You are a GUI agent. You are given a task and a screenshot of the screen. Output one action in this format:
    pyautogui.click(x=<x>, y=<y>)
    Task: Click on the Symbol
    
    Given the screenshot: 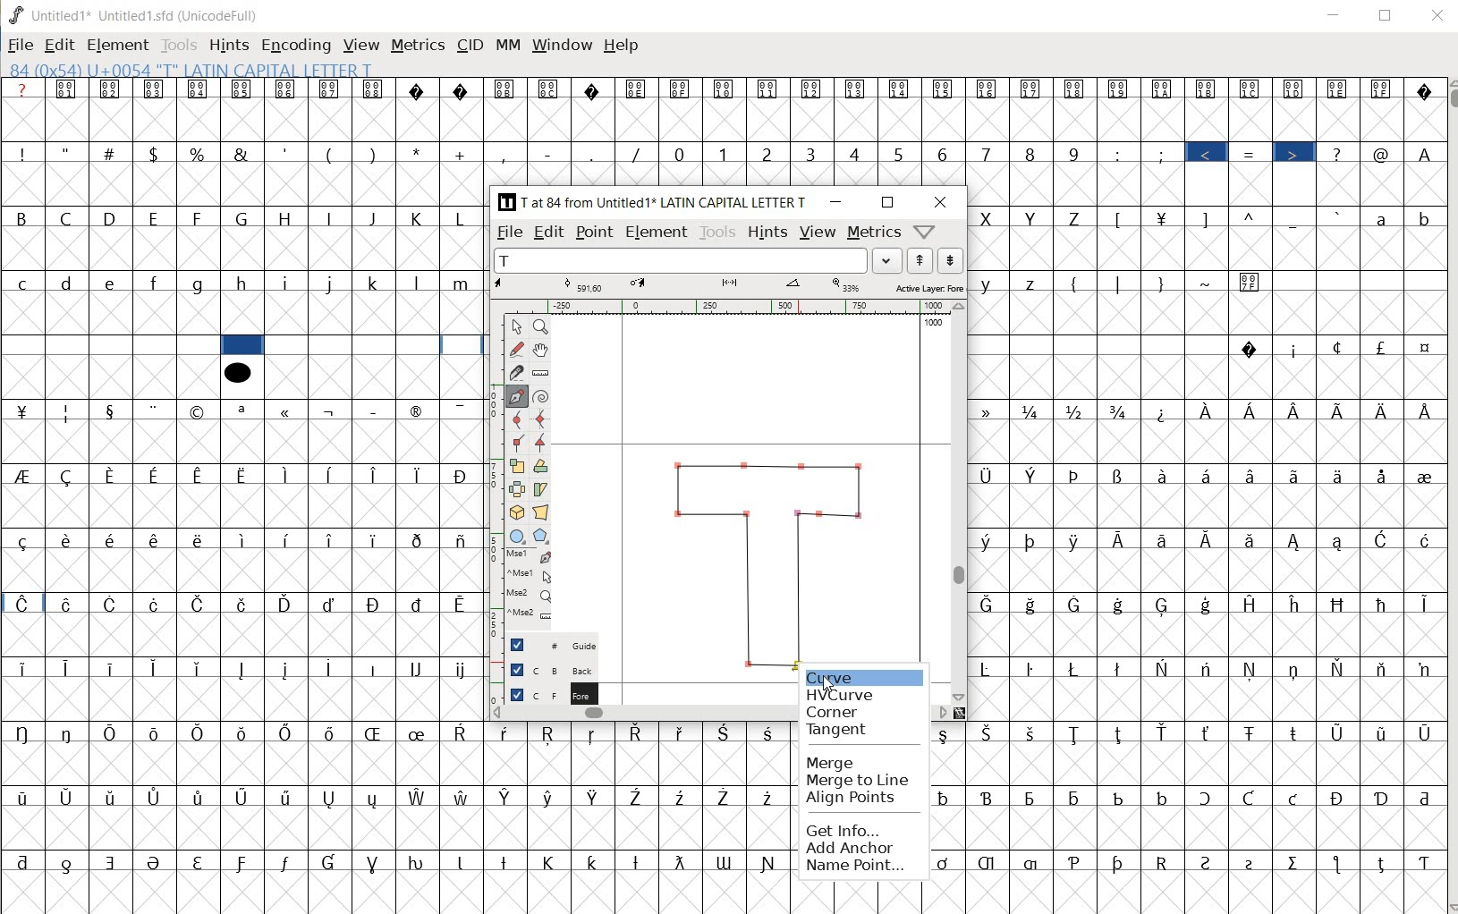 What is the action you would take?
    pyautogui.click(x=71, y=476)
    